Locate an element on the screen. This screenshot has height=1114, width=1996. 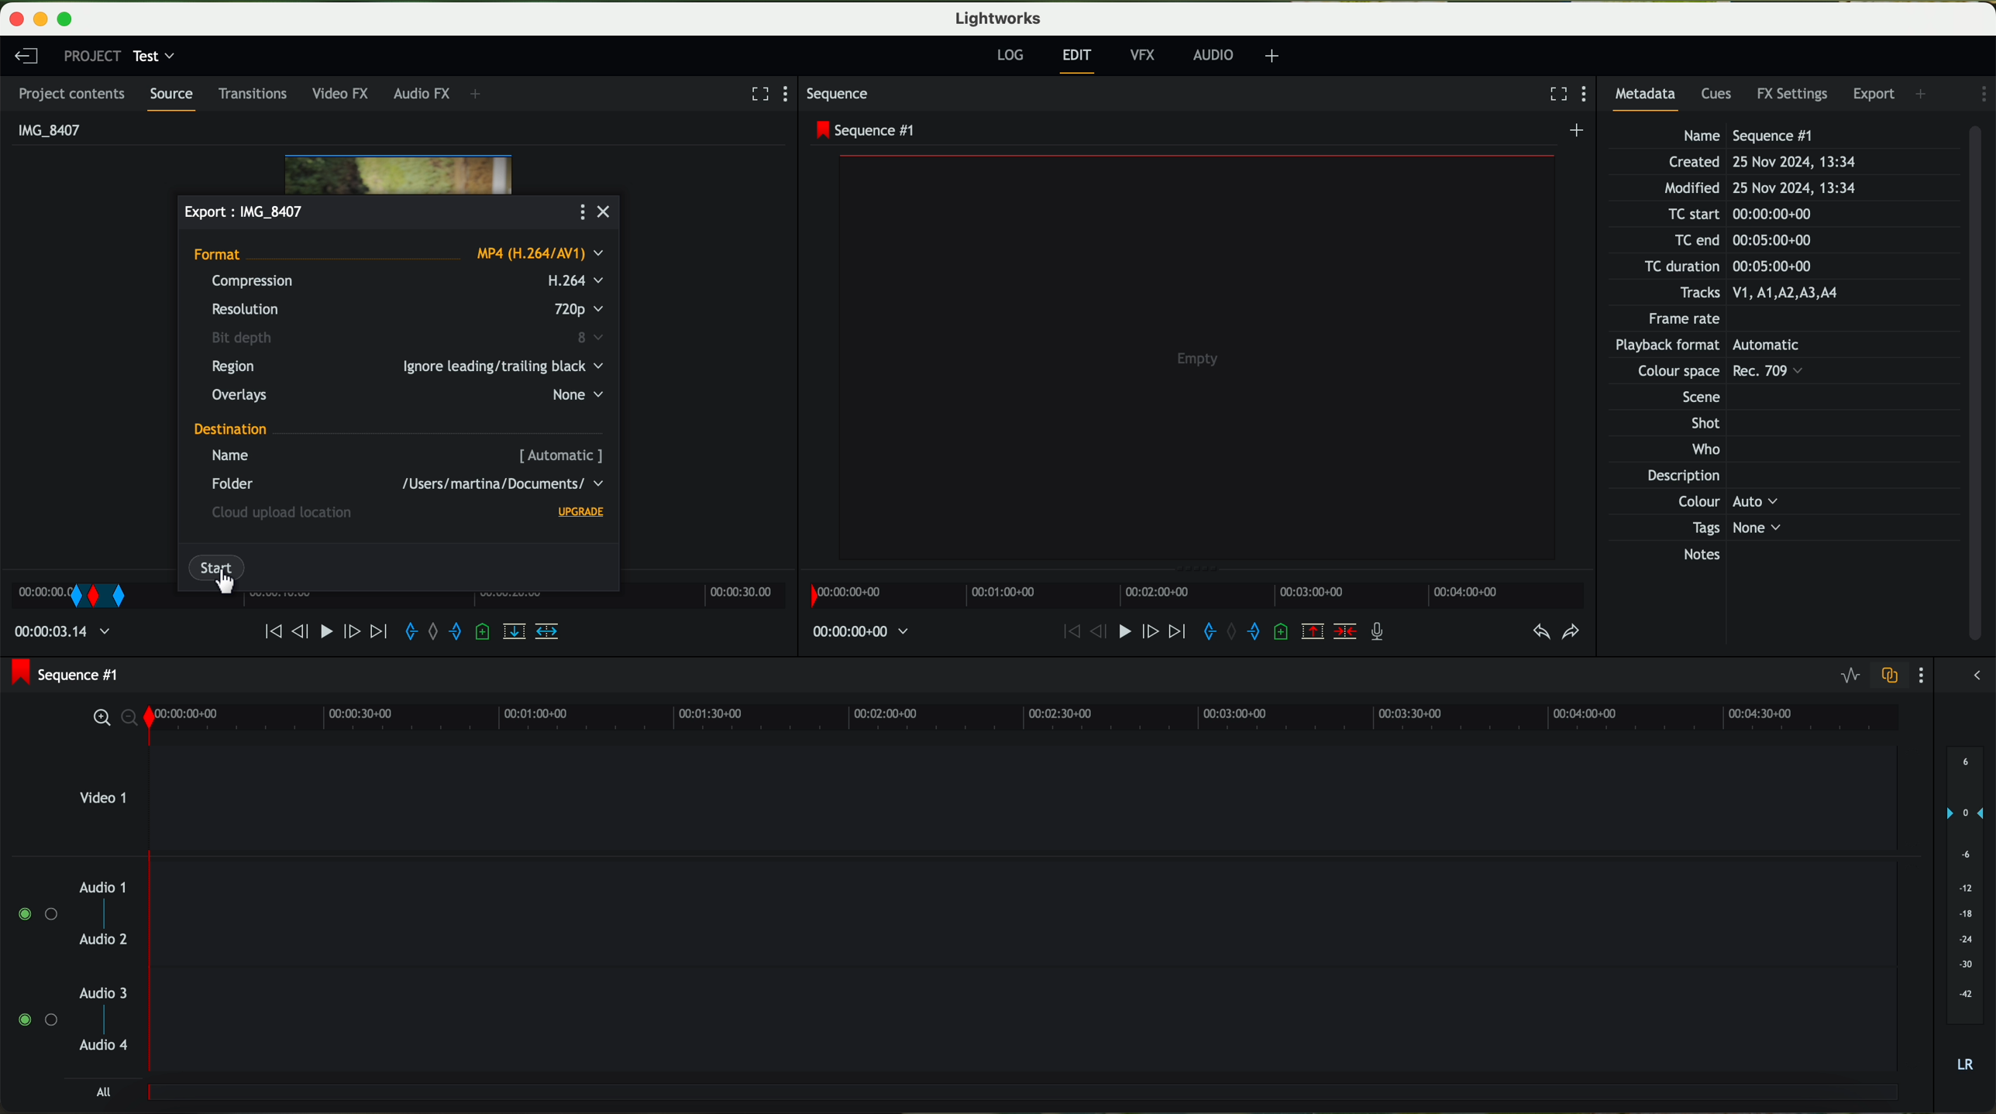
format is located at coordinates (399, 256).